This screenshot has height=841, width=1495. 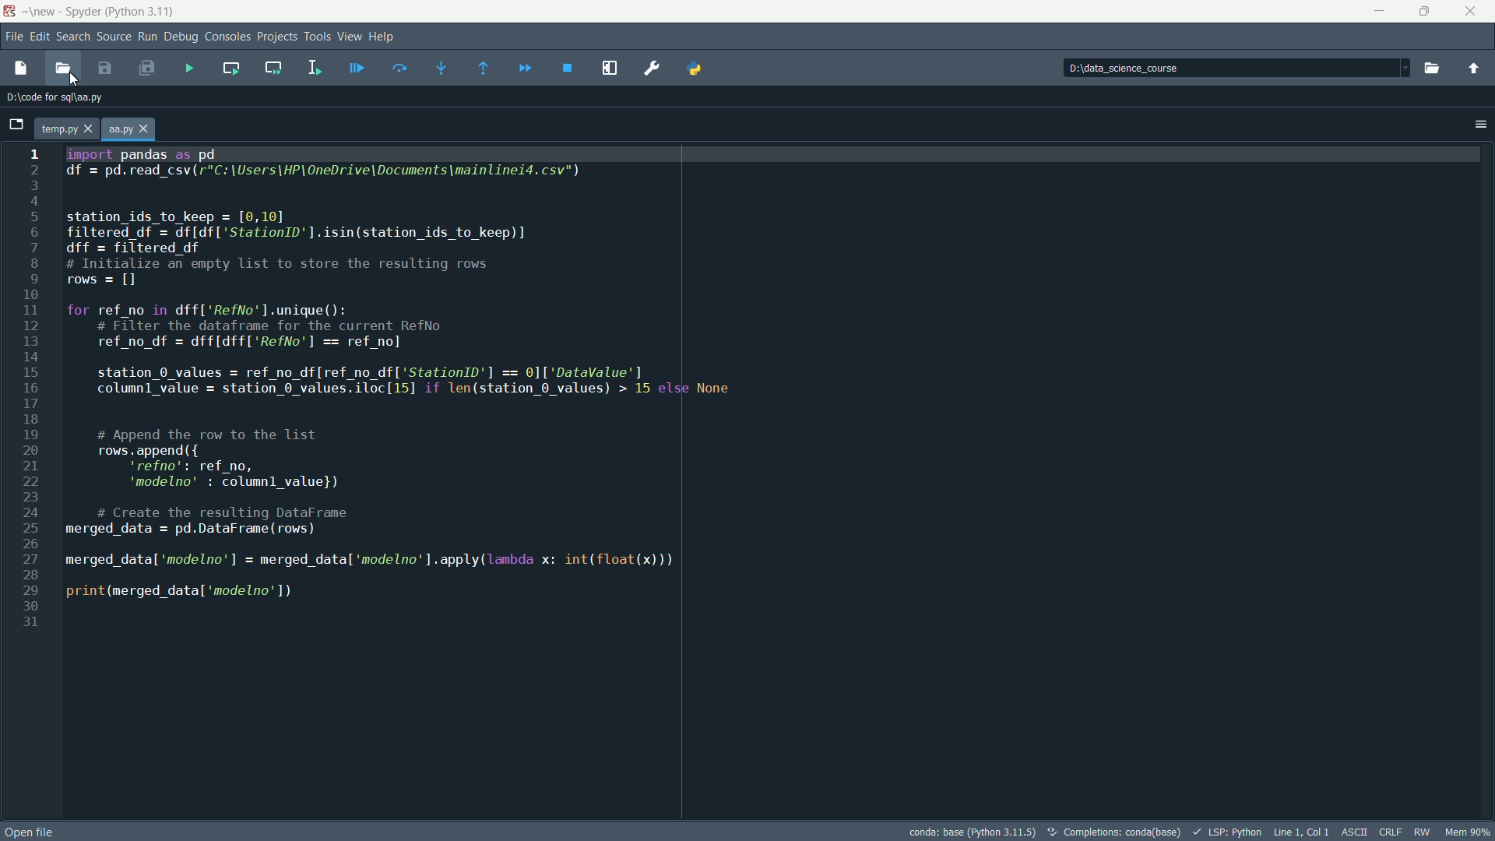 What do you see at coordinates (437, 65) in the screenshot?
I see `step into funtion or method` at bounding box center [437, 65].